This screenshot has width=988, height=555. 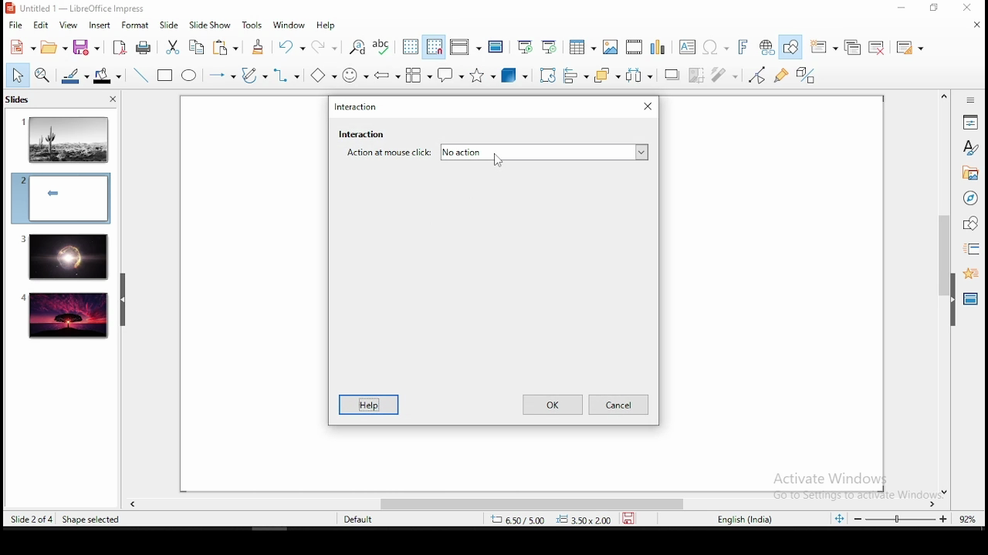 I want to click on scroll bar, so click(x=526, y=504).